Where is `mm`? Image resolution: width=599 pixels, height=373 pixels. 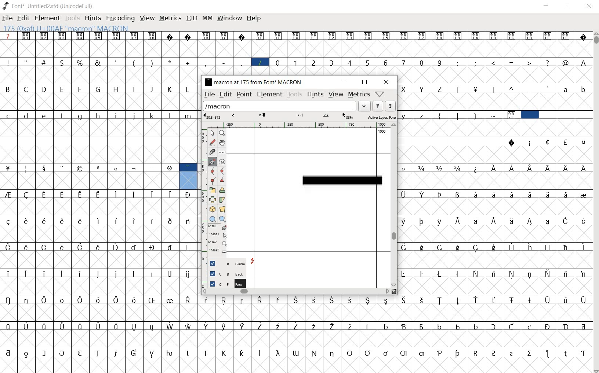
mm is located at coordinates (207, 18).